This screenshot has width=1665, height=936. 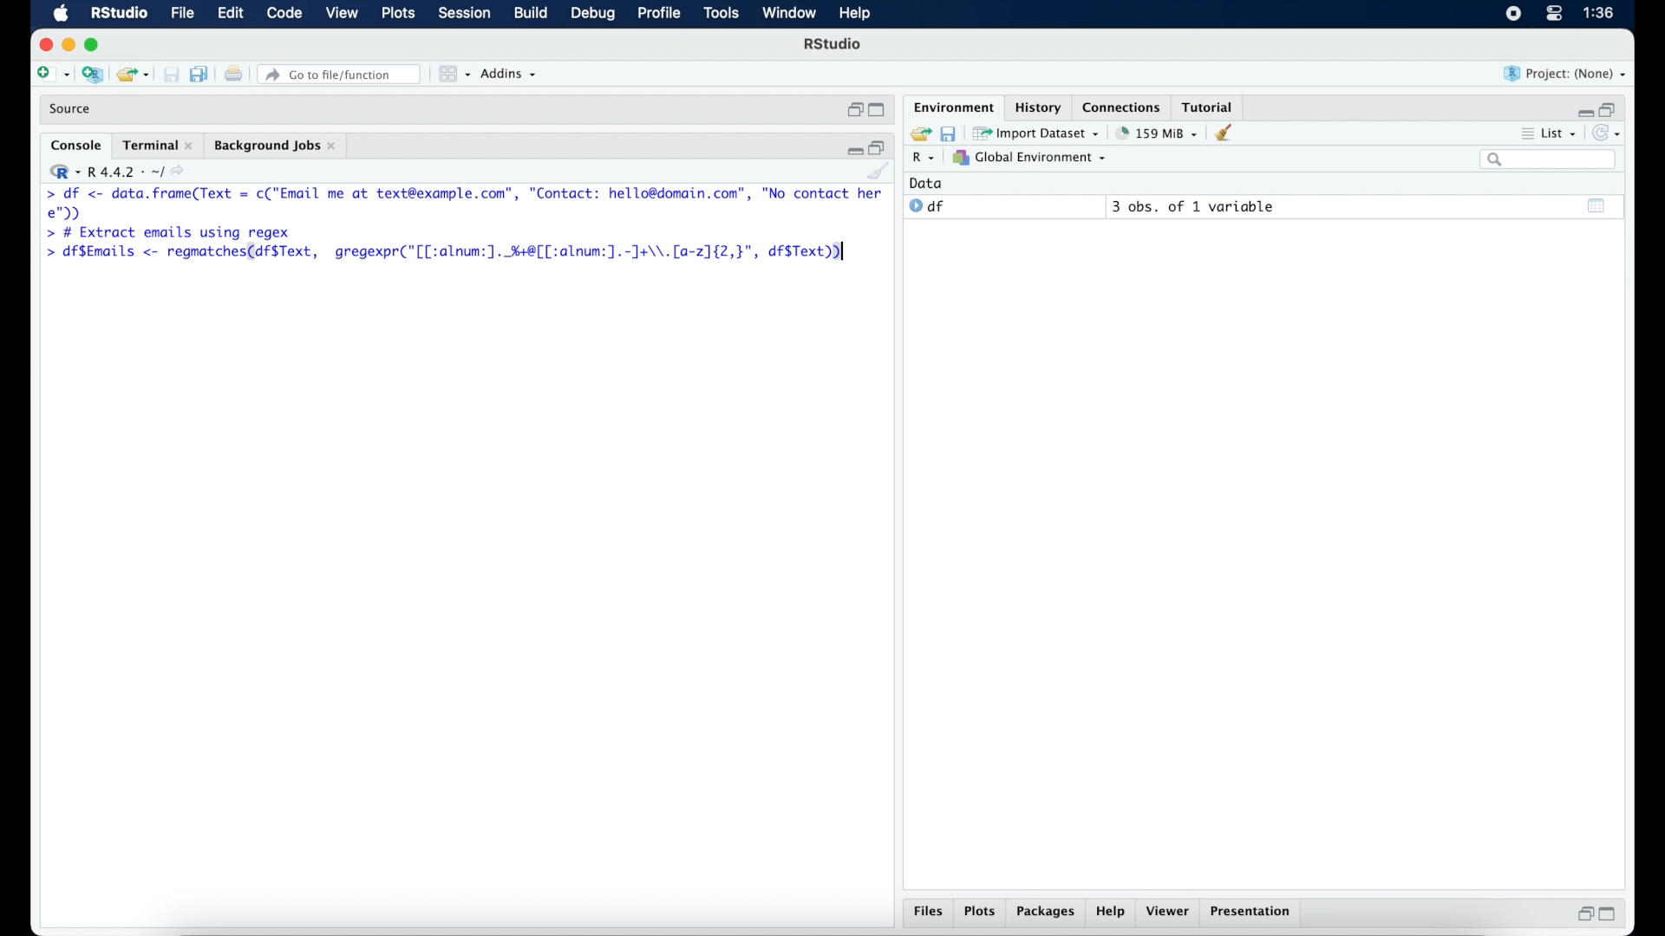 I want to click on 158 MB, so click(x=1159, y=133).